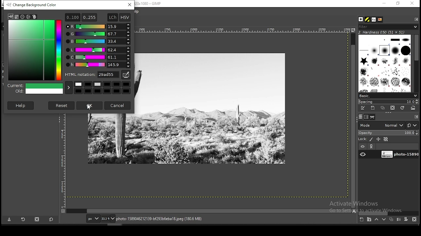 Image resolution: width=421 pixels, height=236 pixels. I want to click on hardness 050, so click(390, 32).